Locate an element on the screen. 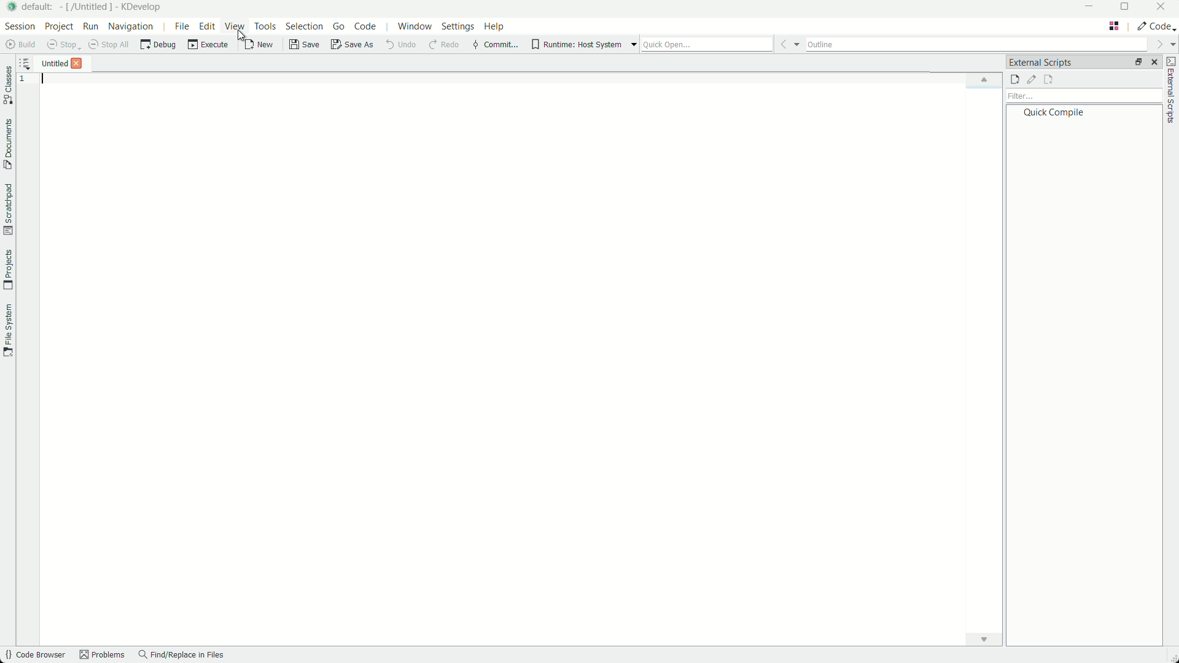 This screenshot has width=1179, height=663. undo is located at coordinates (405, 45).